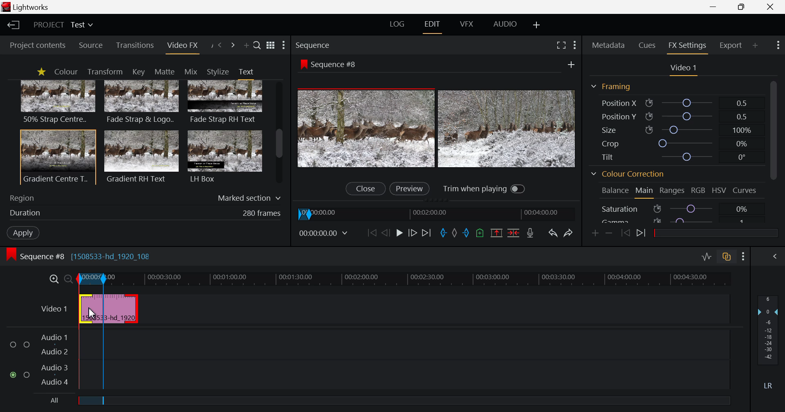 This screenshot has height=412, width=785. Describe the element at coordinates (364, 189) in the screenshot. I see `Close` at that location.